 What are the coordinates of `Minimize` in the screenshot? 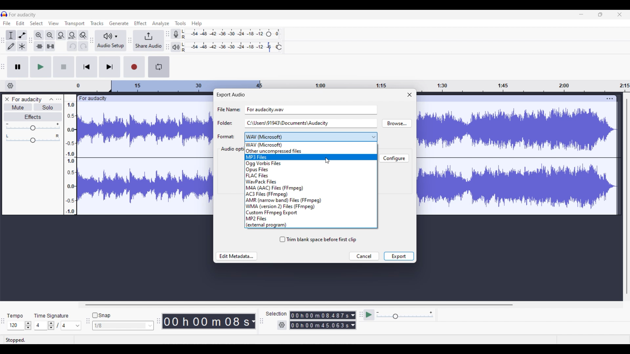 It's located at (581, 14).